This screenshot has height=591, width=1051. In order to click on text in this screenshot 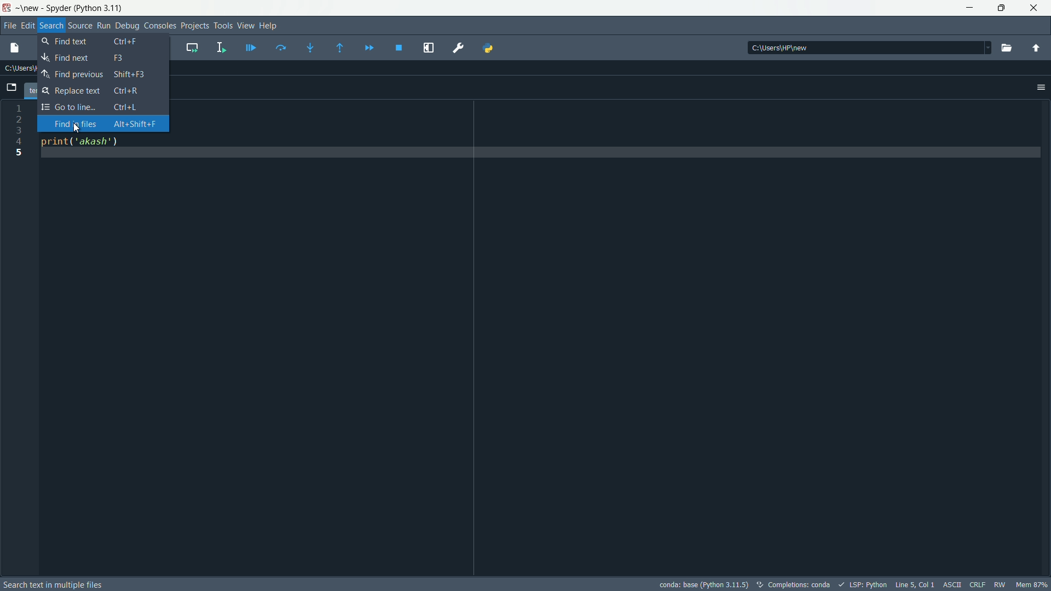, I will do `click(795, 585)`.